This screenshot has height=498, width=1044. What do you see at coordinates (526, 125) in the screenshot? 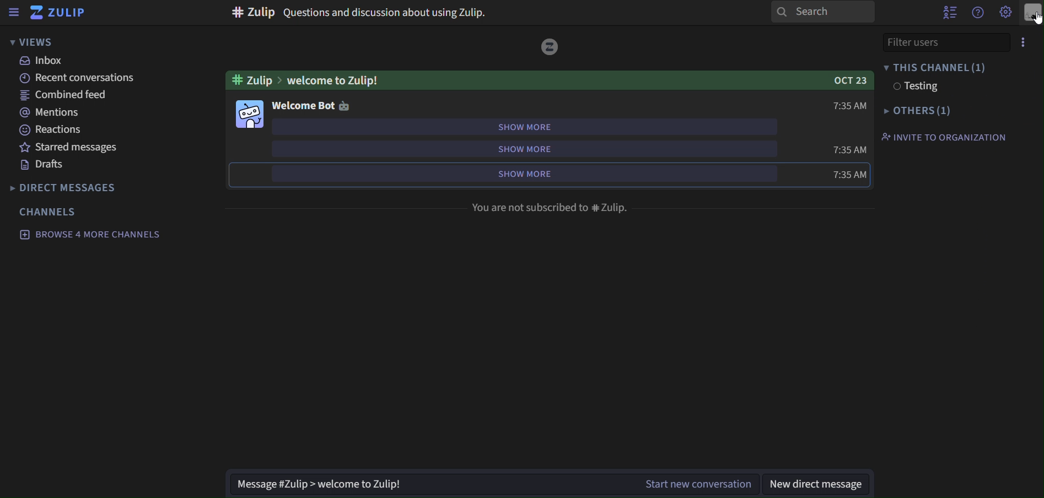
I see `show more` at bounding box center [526, 125].